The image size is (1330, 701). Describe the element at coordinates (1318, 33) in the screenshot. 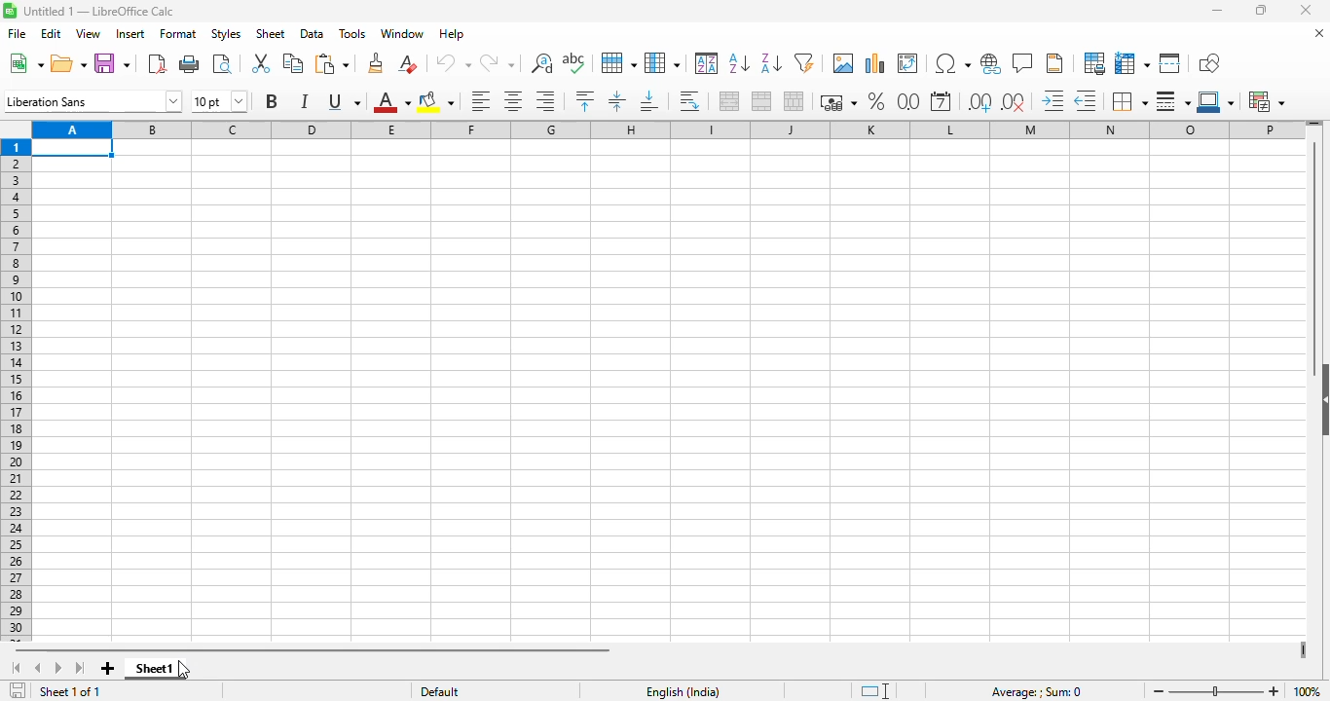

I see `close document` at that location.